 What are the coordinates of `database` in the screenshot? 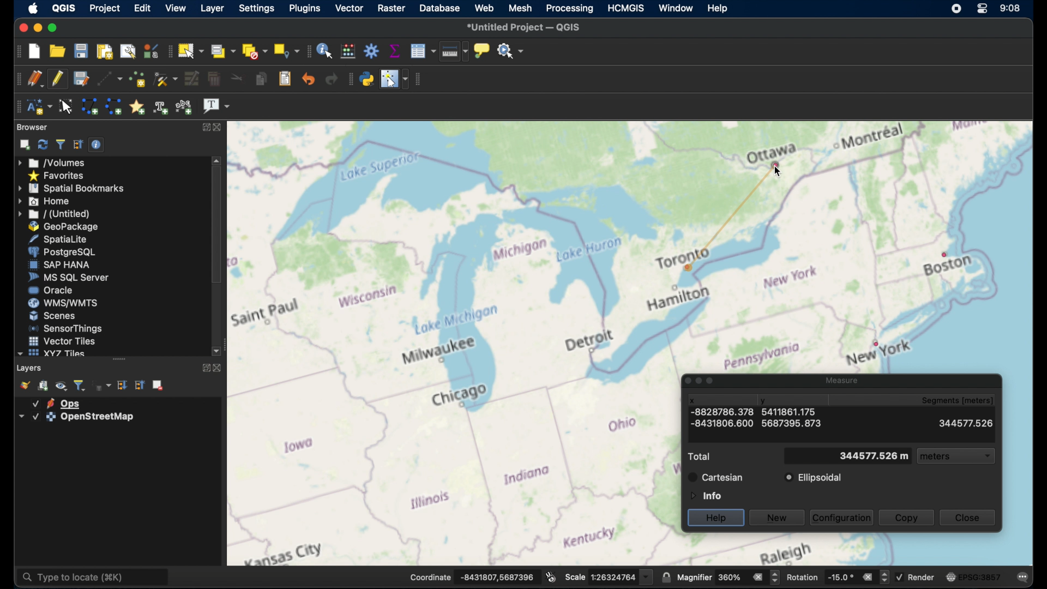 It's located at (441, 9).